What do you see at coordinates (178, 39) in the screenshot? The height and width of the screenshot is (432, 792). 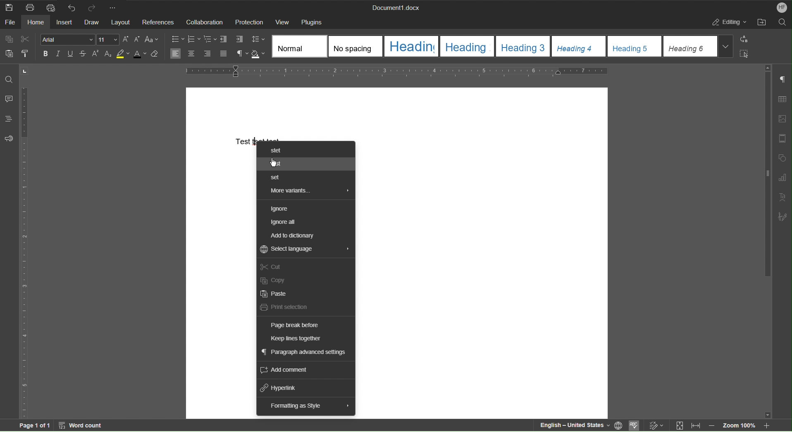 I see `Bullet List` at bounding box center [178, 39].